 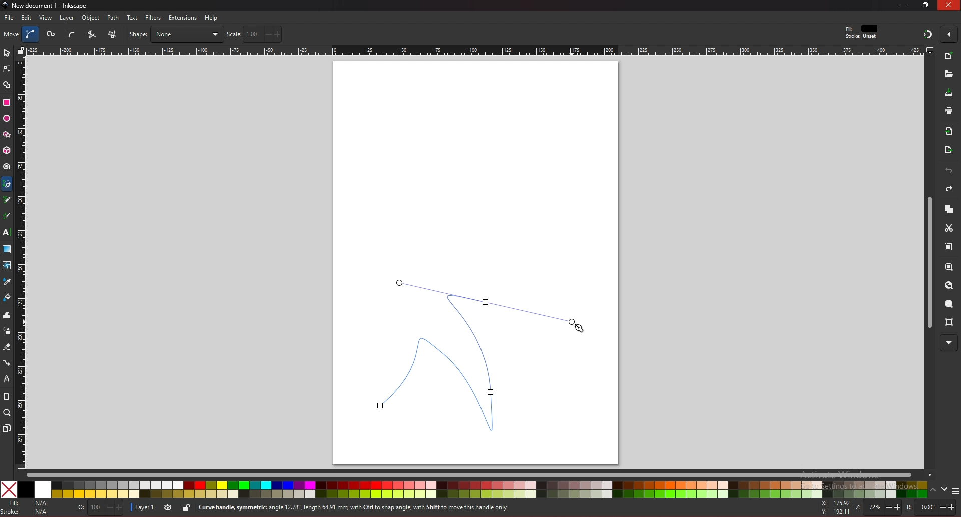 I want to click on scroll bar, so click(x=928, y=263).